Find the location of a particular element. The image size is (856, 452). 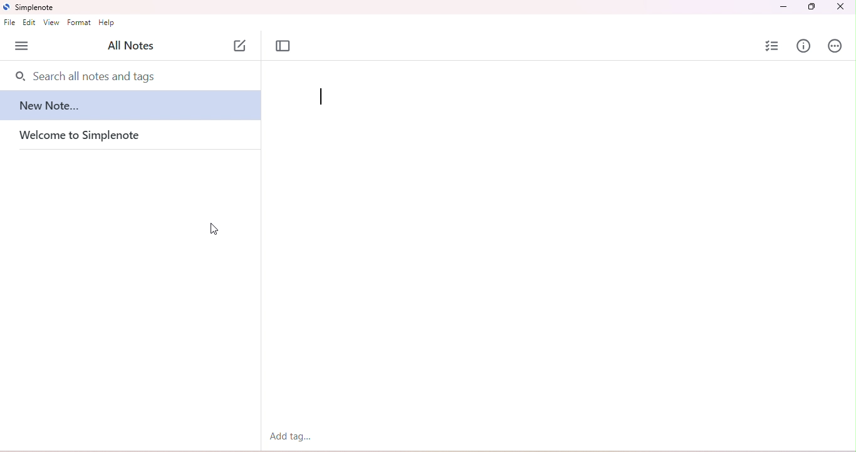

all notes is located at coordinates (130, 45).